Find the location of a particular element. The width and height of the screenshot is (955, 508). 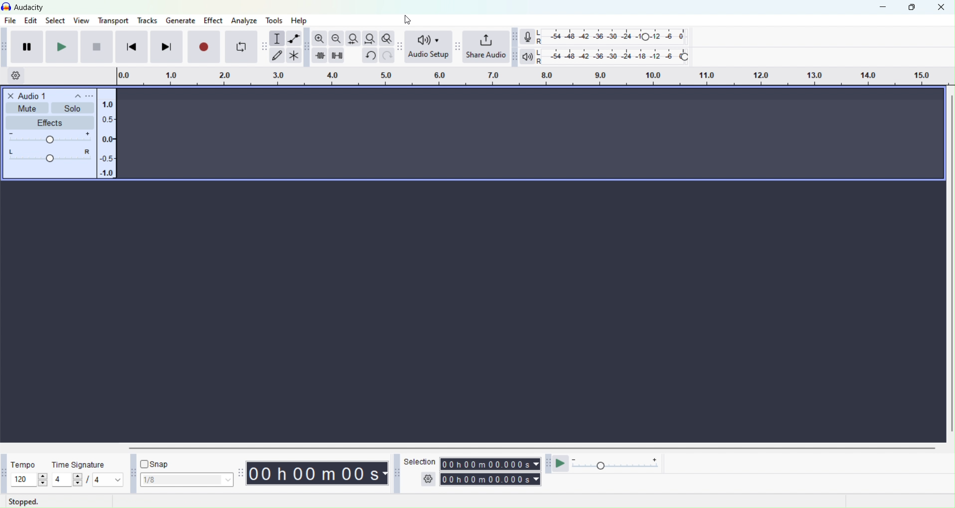

File is located at coordinates (11, 21).